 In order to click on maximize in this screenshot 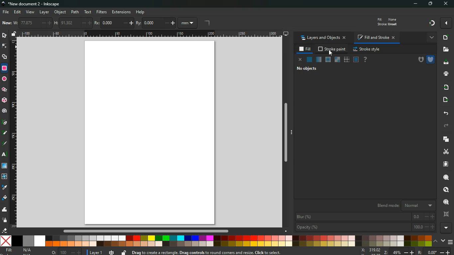, I will do `click(430, 4)`.